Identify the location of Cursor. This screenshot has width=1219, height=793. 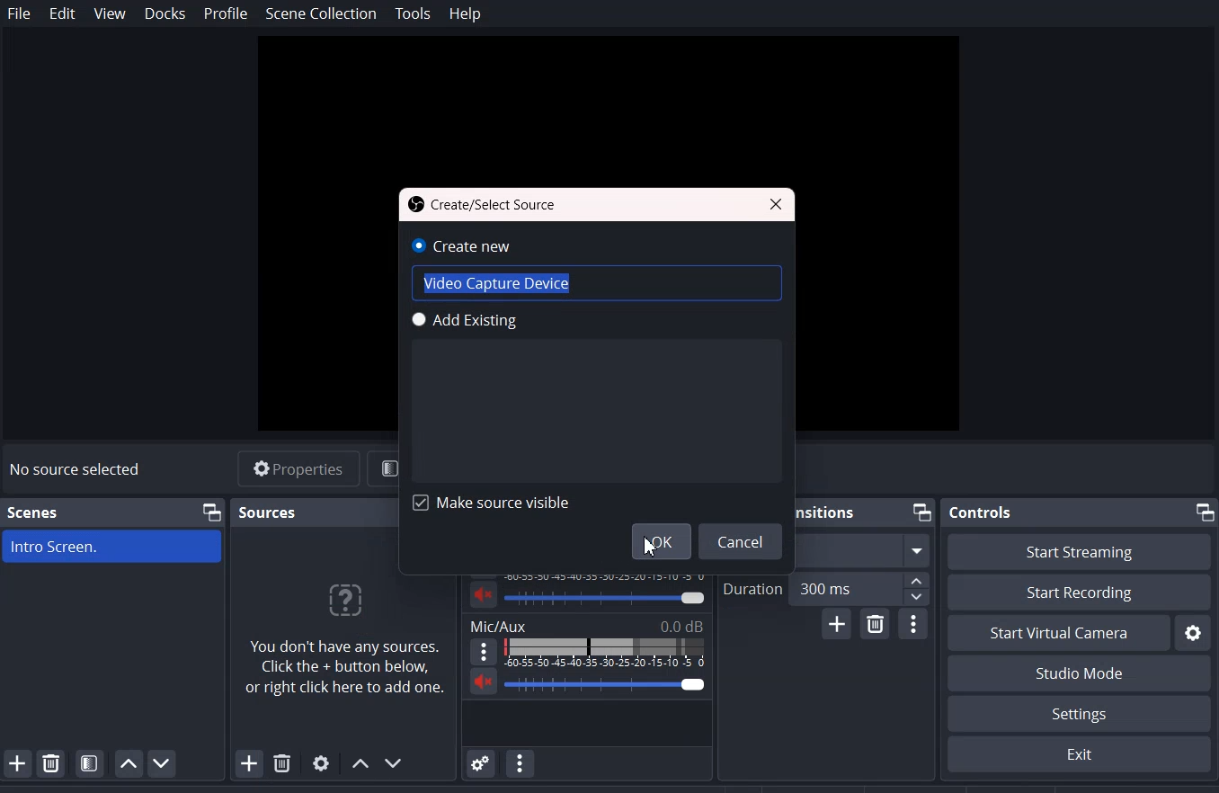
(653, 545).